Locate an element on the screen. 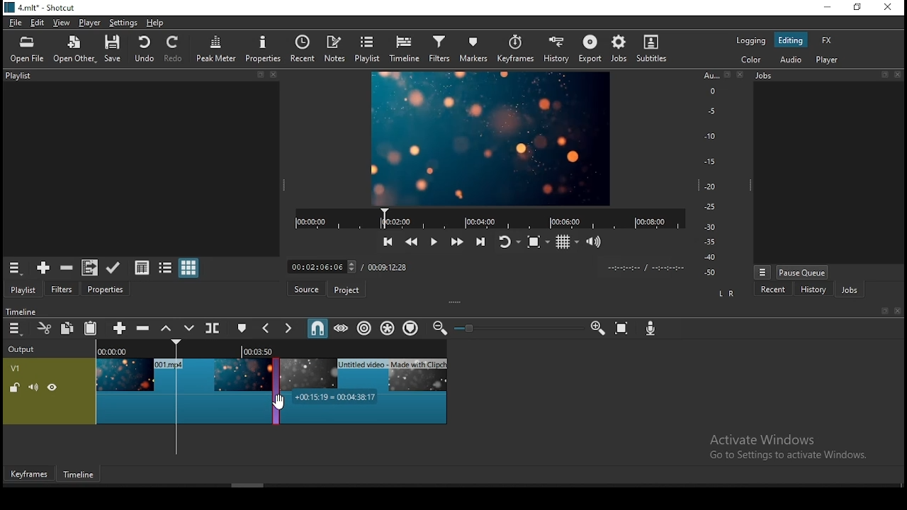 The image size is (907, 510). toggle zoom is located at coordinates (537, 242).